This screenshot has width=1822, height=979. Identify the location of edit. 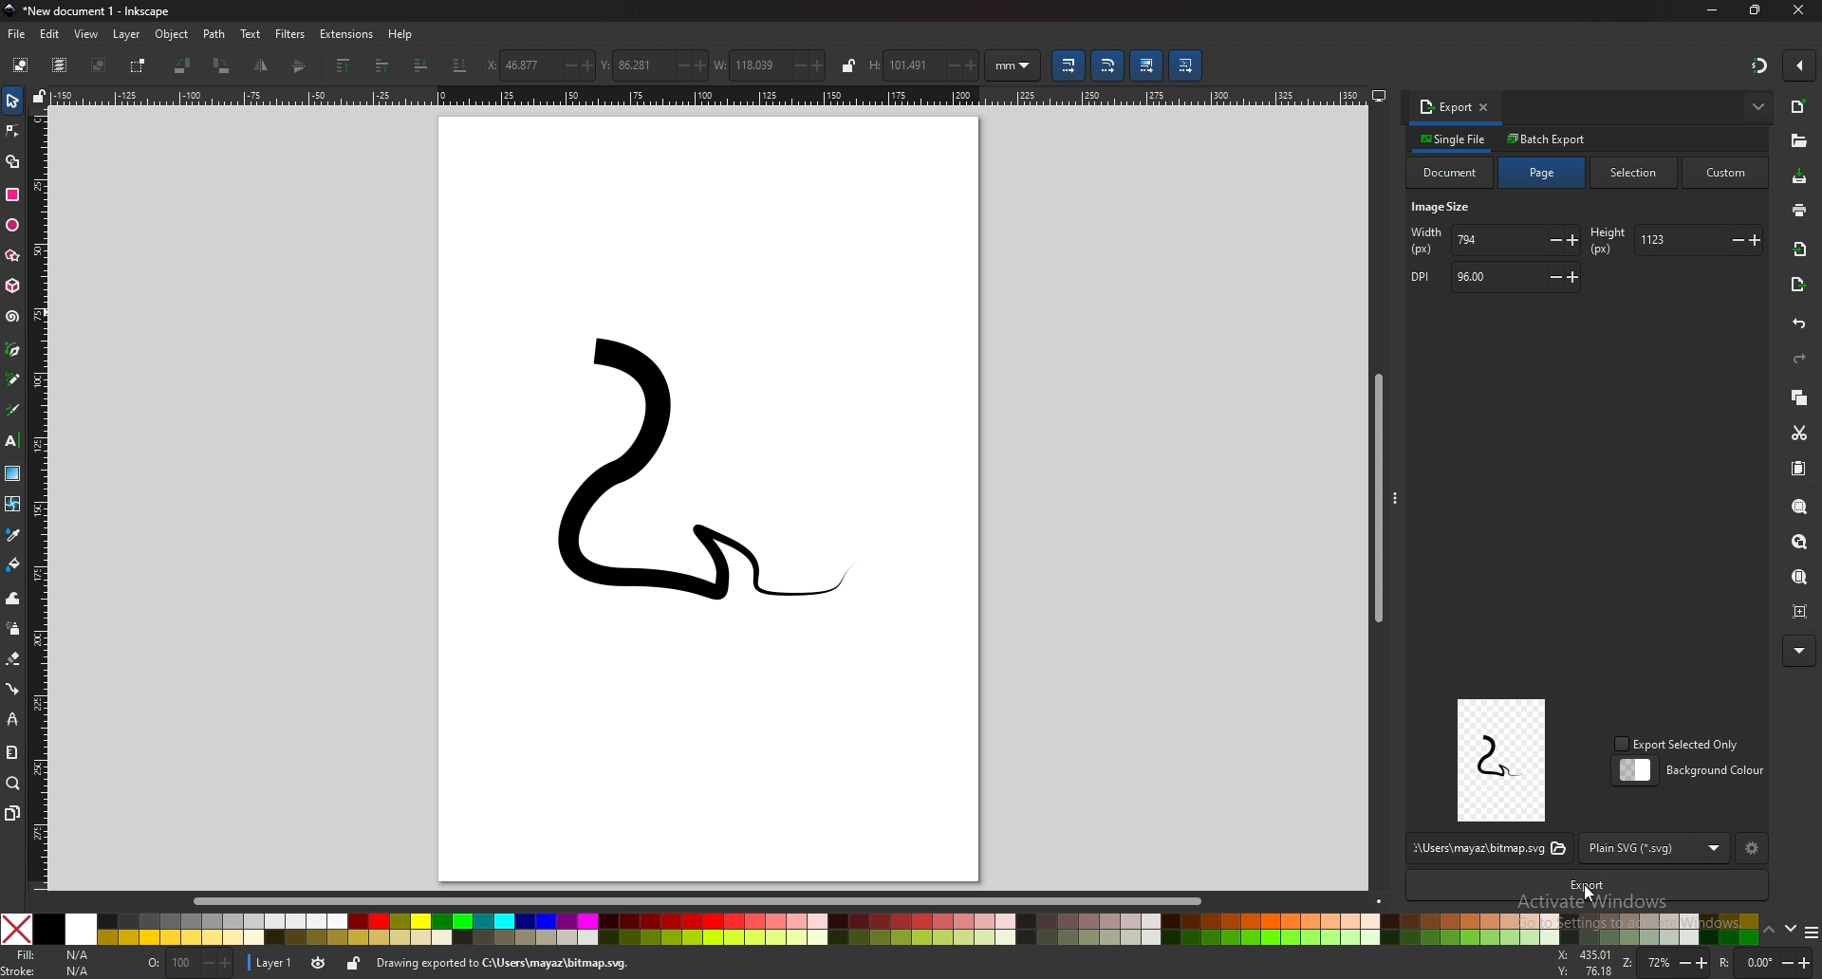
(50, 33).